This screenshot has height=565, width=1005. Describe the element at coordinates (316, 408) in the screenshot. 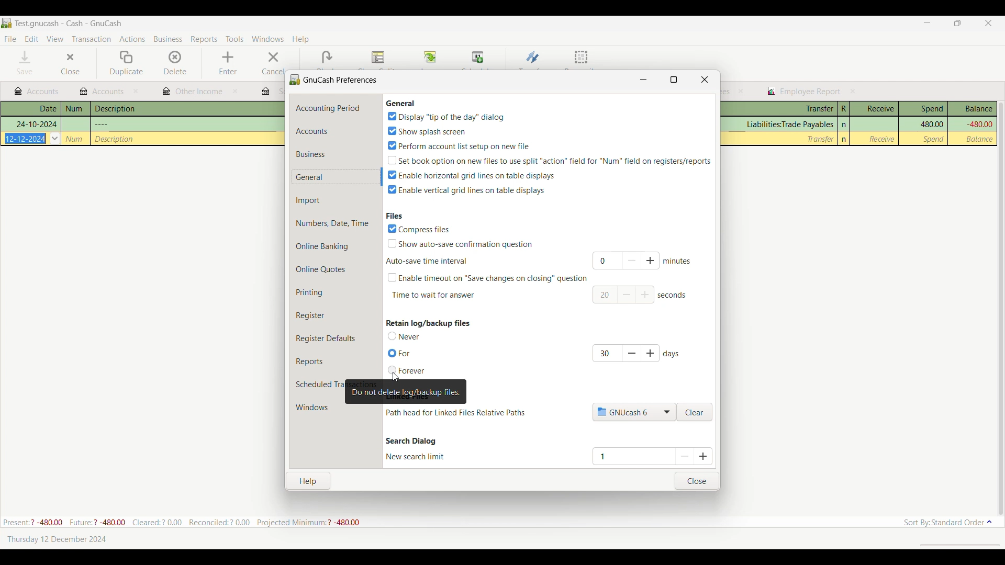

I see `Windows` at that location.